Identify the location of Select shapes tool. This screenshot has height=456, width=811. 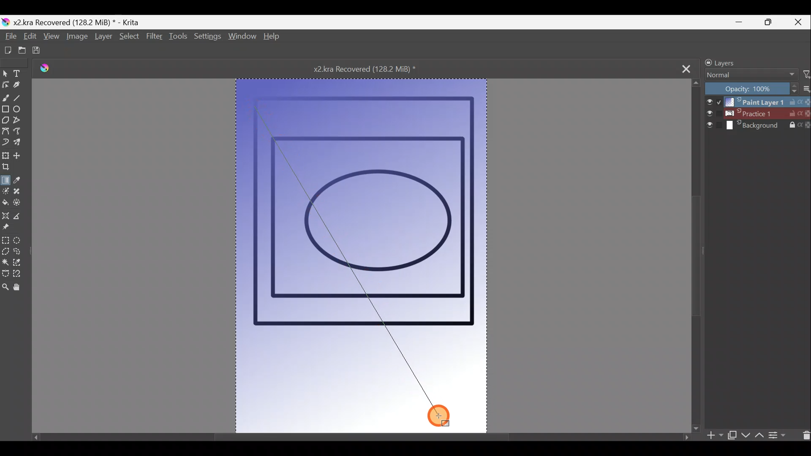
(5, 74).